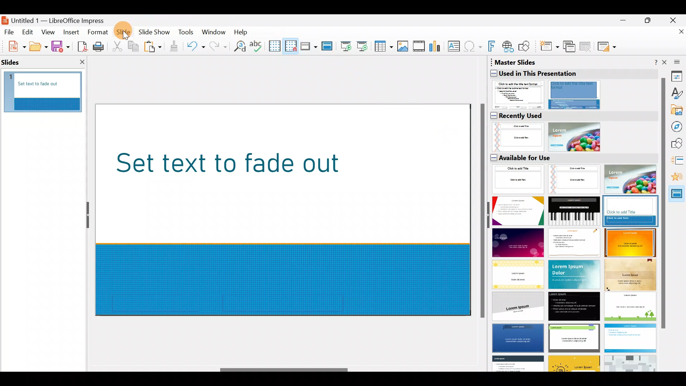 This screenshot has width=686, height=386. What do you see at coordinates (677, 196) in the screenshot?
I see `Master slides` at bounding box center [677, 196].